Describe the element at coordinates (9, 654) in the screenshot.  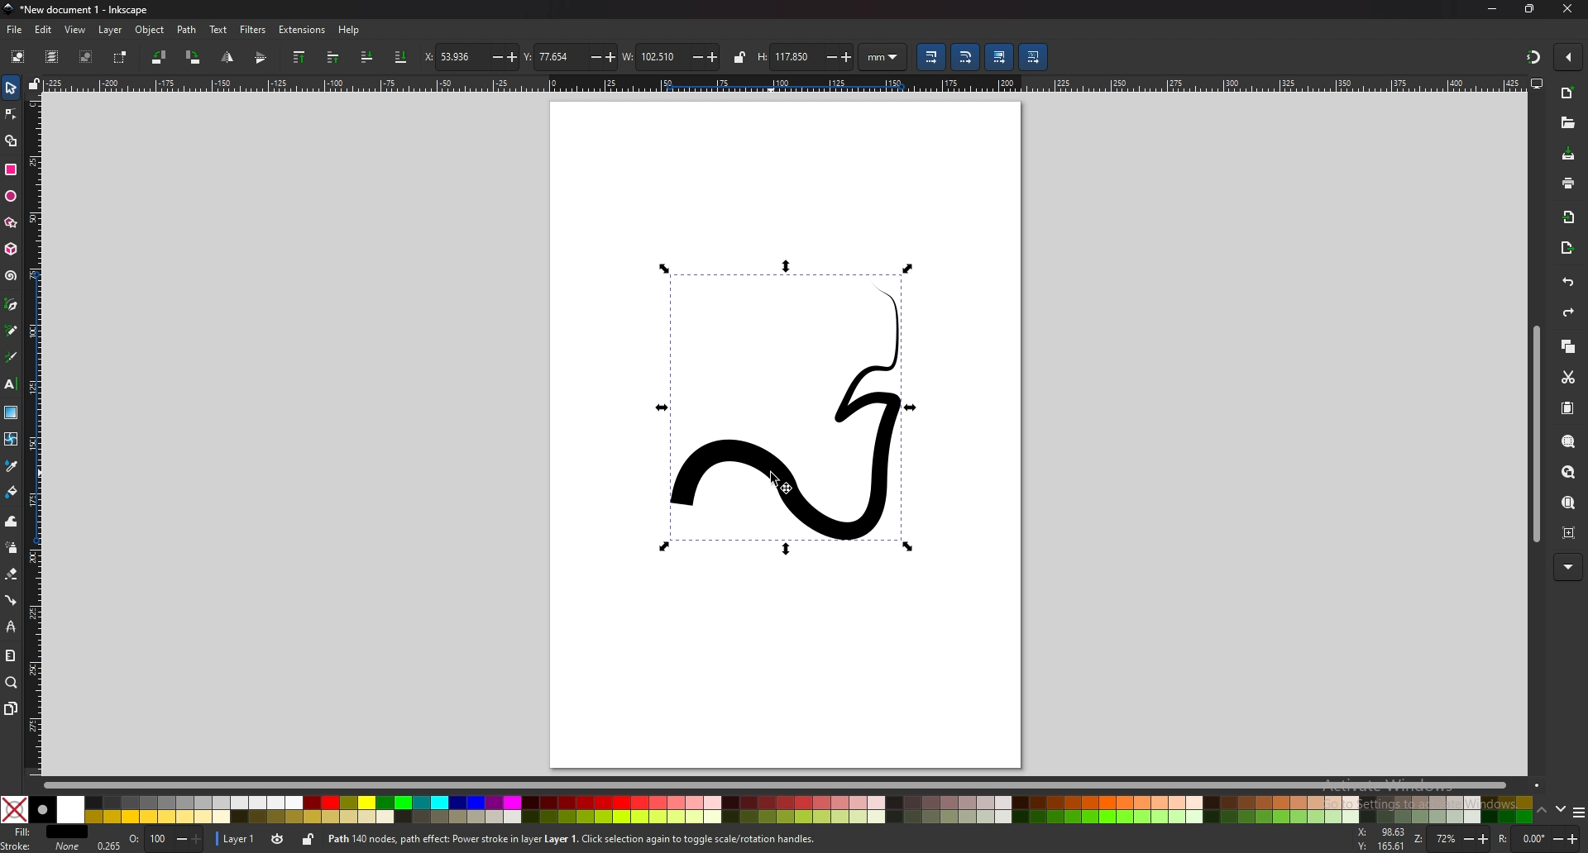
I see `measure` at that location.